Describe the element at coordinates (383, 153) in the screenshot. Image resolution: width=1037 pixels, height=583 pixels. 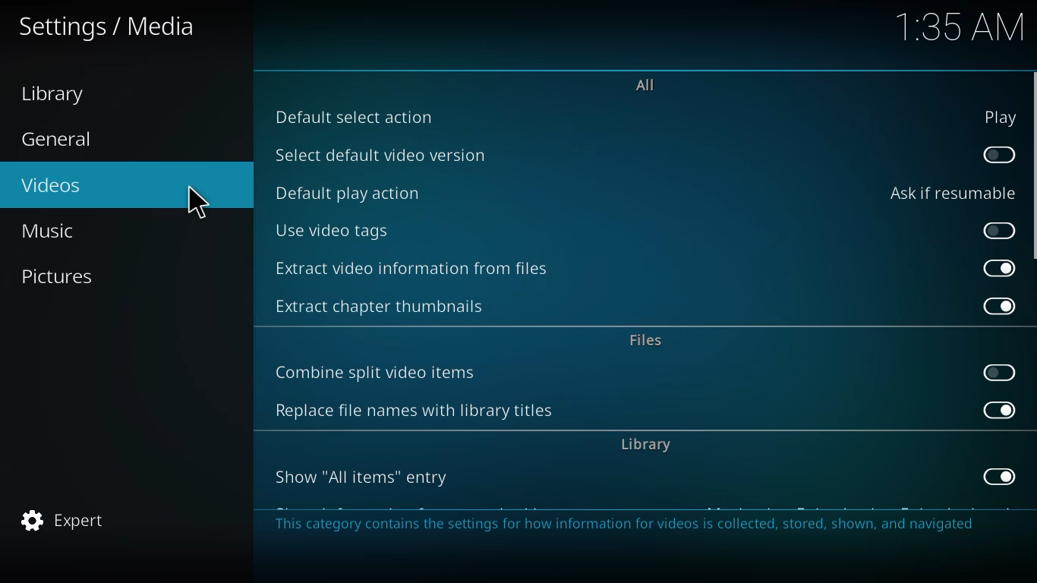
I see `select default video version` at that location.